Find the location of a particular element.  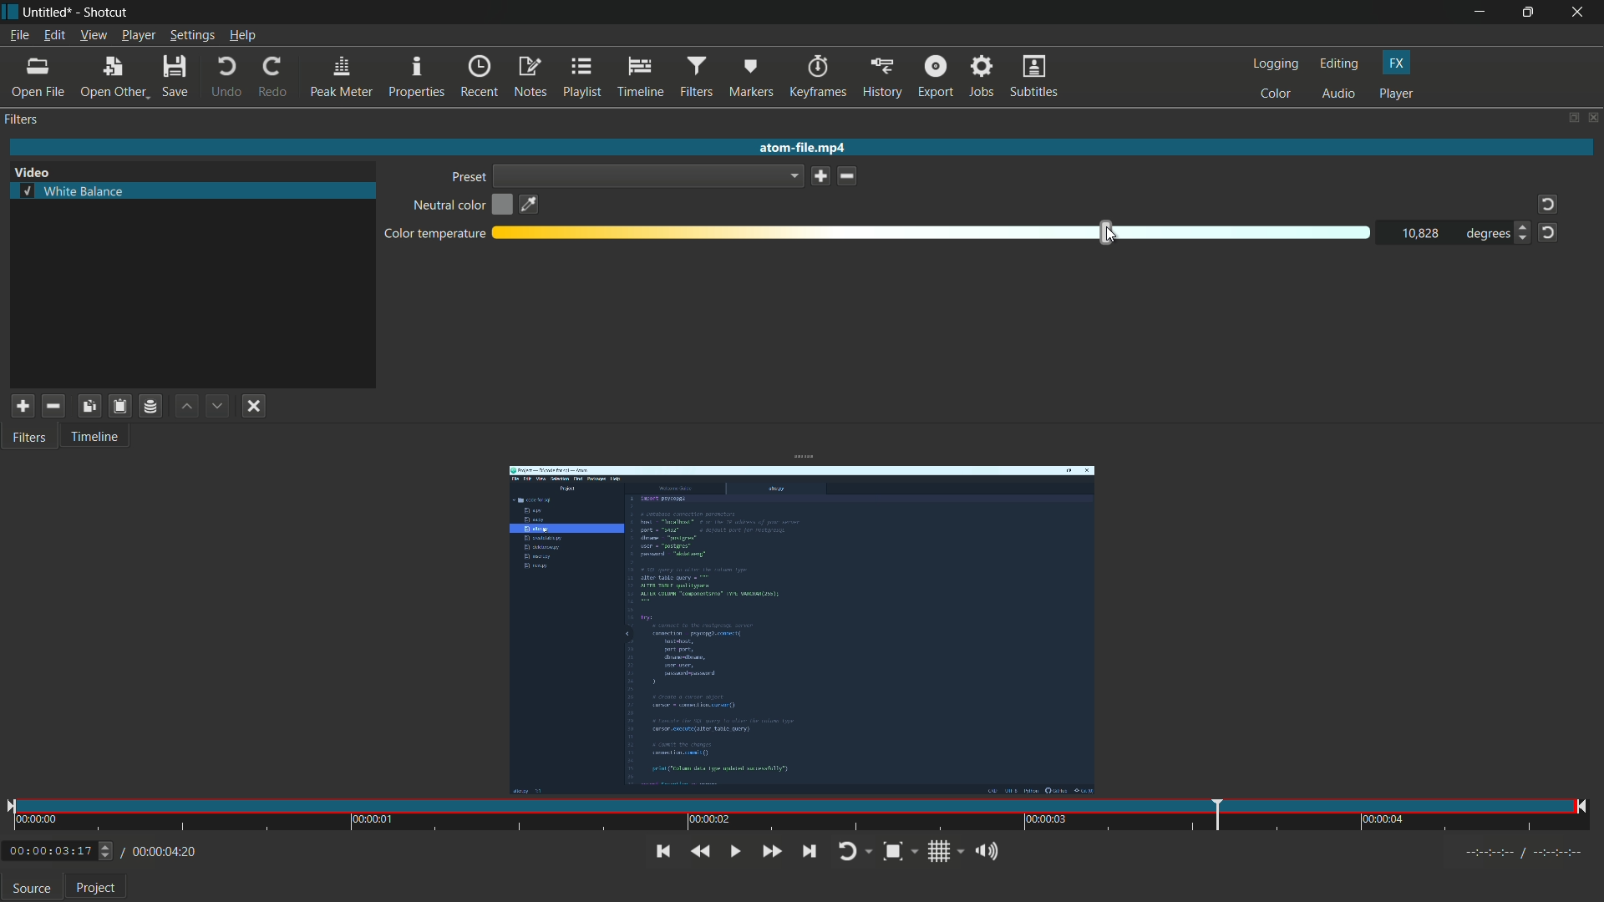

neutral color is located at coordinates (447, 206).